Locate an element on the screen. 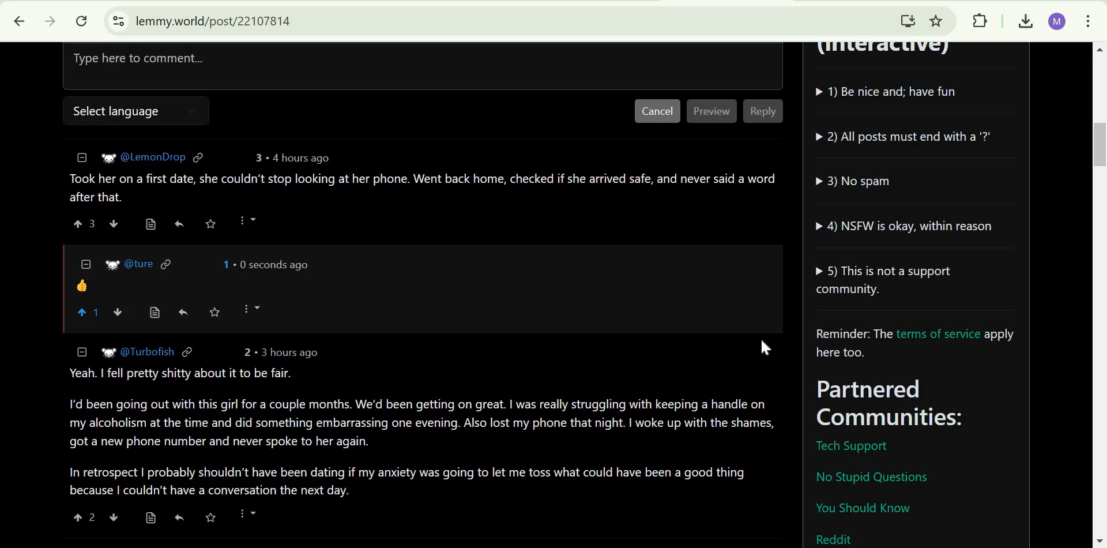 The height and width of the screenshot is (548, 1107). downvote is located at coordinates (113, 224).